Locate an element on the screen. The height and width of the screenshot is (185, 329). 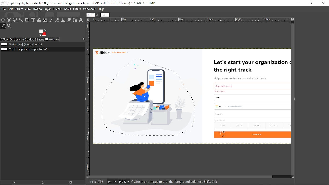
Crop tool is located at coordinates (27, 20).